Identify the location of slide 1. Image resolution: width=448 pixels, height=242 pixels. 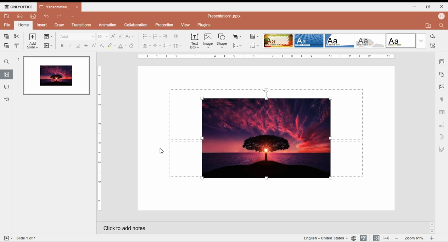
(55, 76).